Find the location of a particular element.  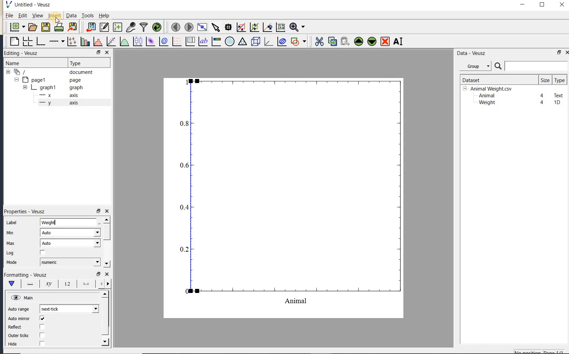

zoom function menus is located at coordinates (297, 27).